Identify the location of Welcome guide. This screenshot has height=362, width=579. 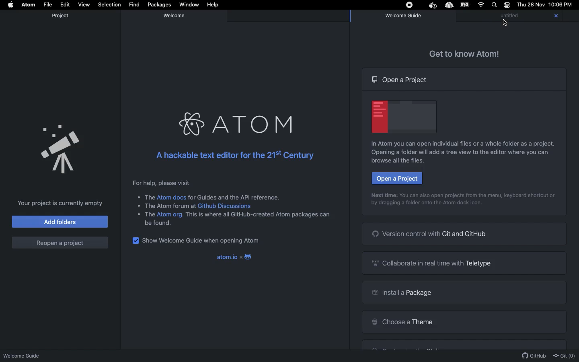
(25, 355).